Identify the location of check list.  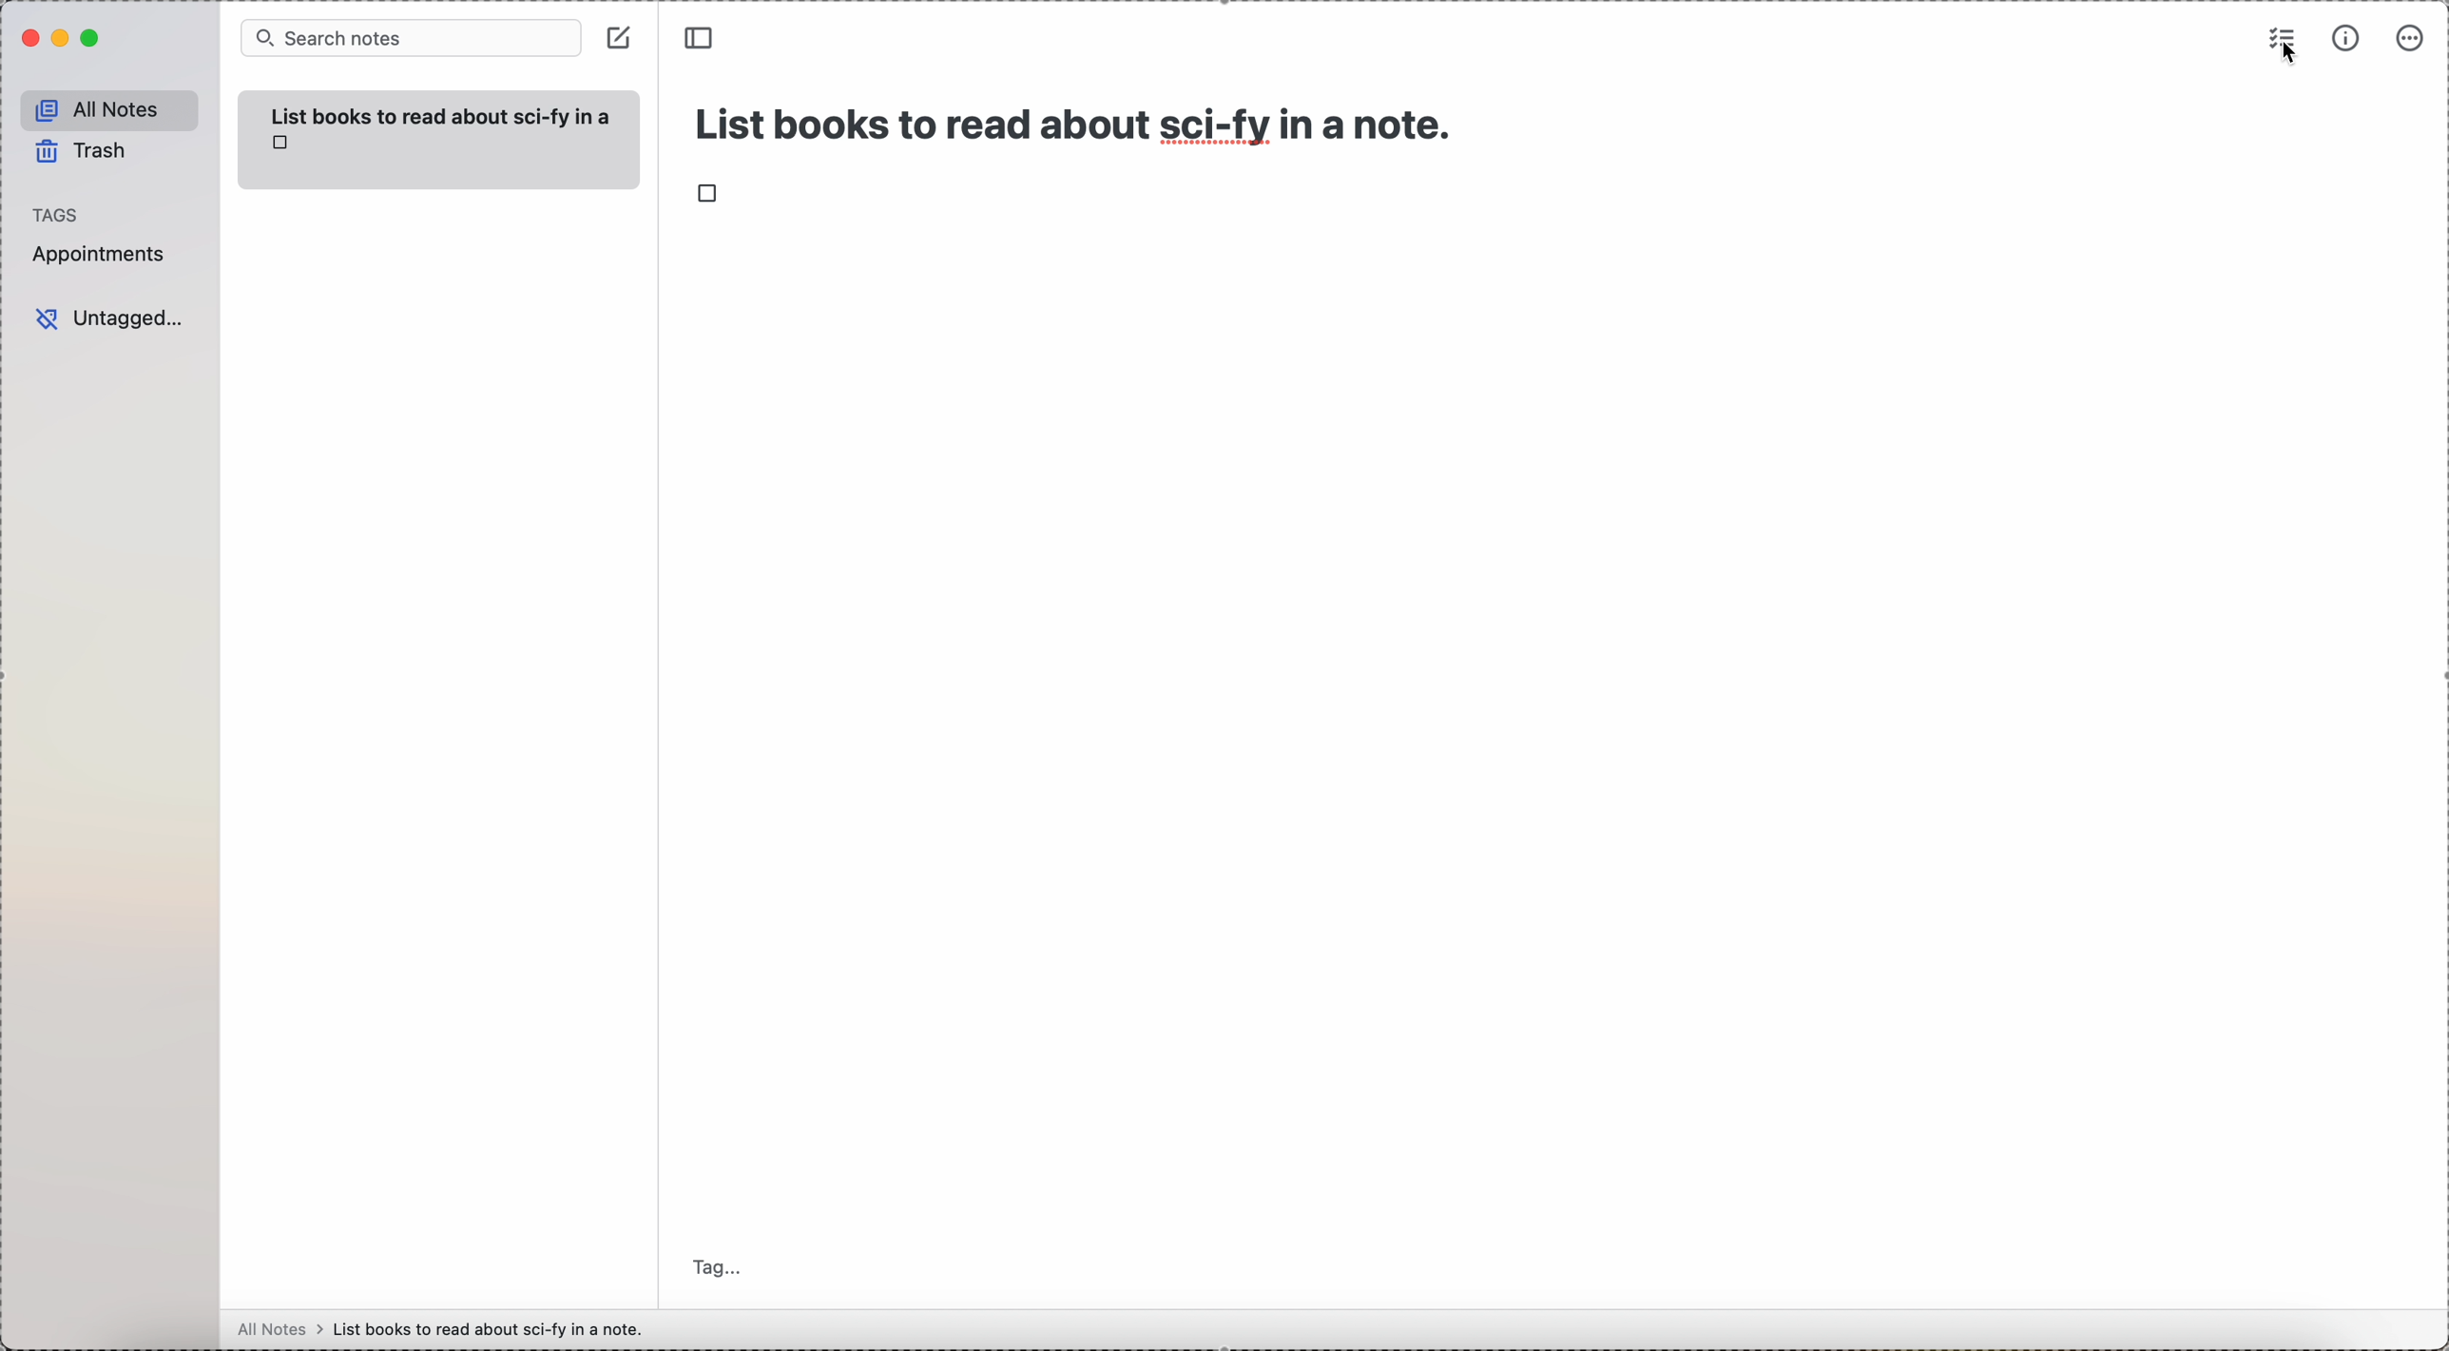
(2282, 30).